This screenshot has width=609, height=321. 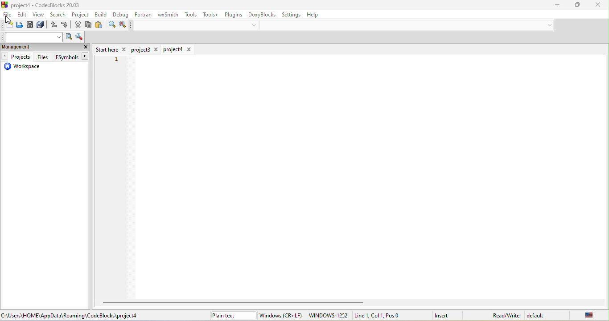 What do you see at coordinates (11, 20) in the screenshot?
I see `cursor` at bounding box center [11, 20].